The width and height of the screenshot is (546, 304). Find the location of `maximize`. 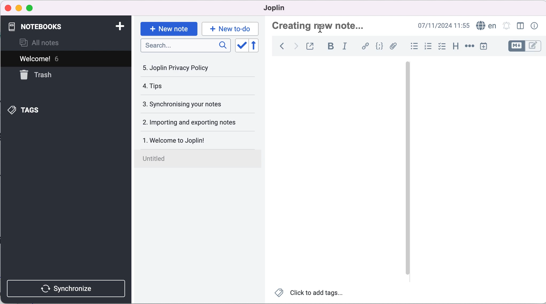

maximize is located at coordinates (30, 9).